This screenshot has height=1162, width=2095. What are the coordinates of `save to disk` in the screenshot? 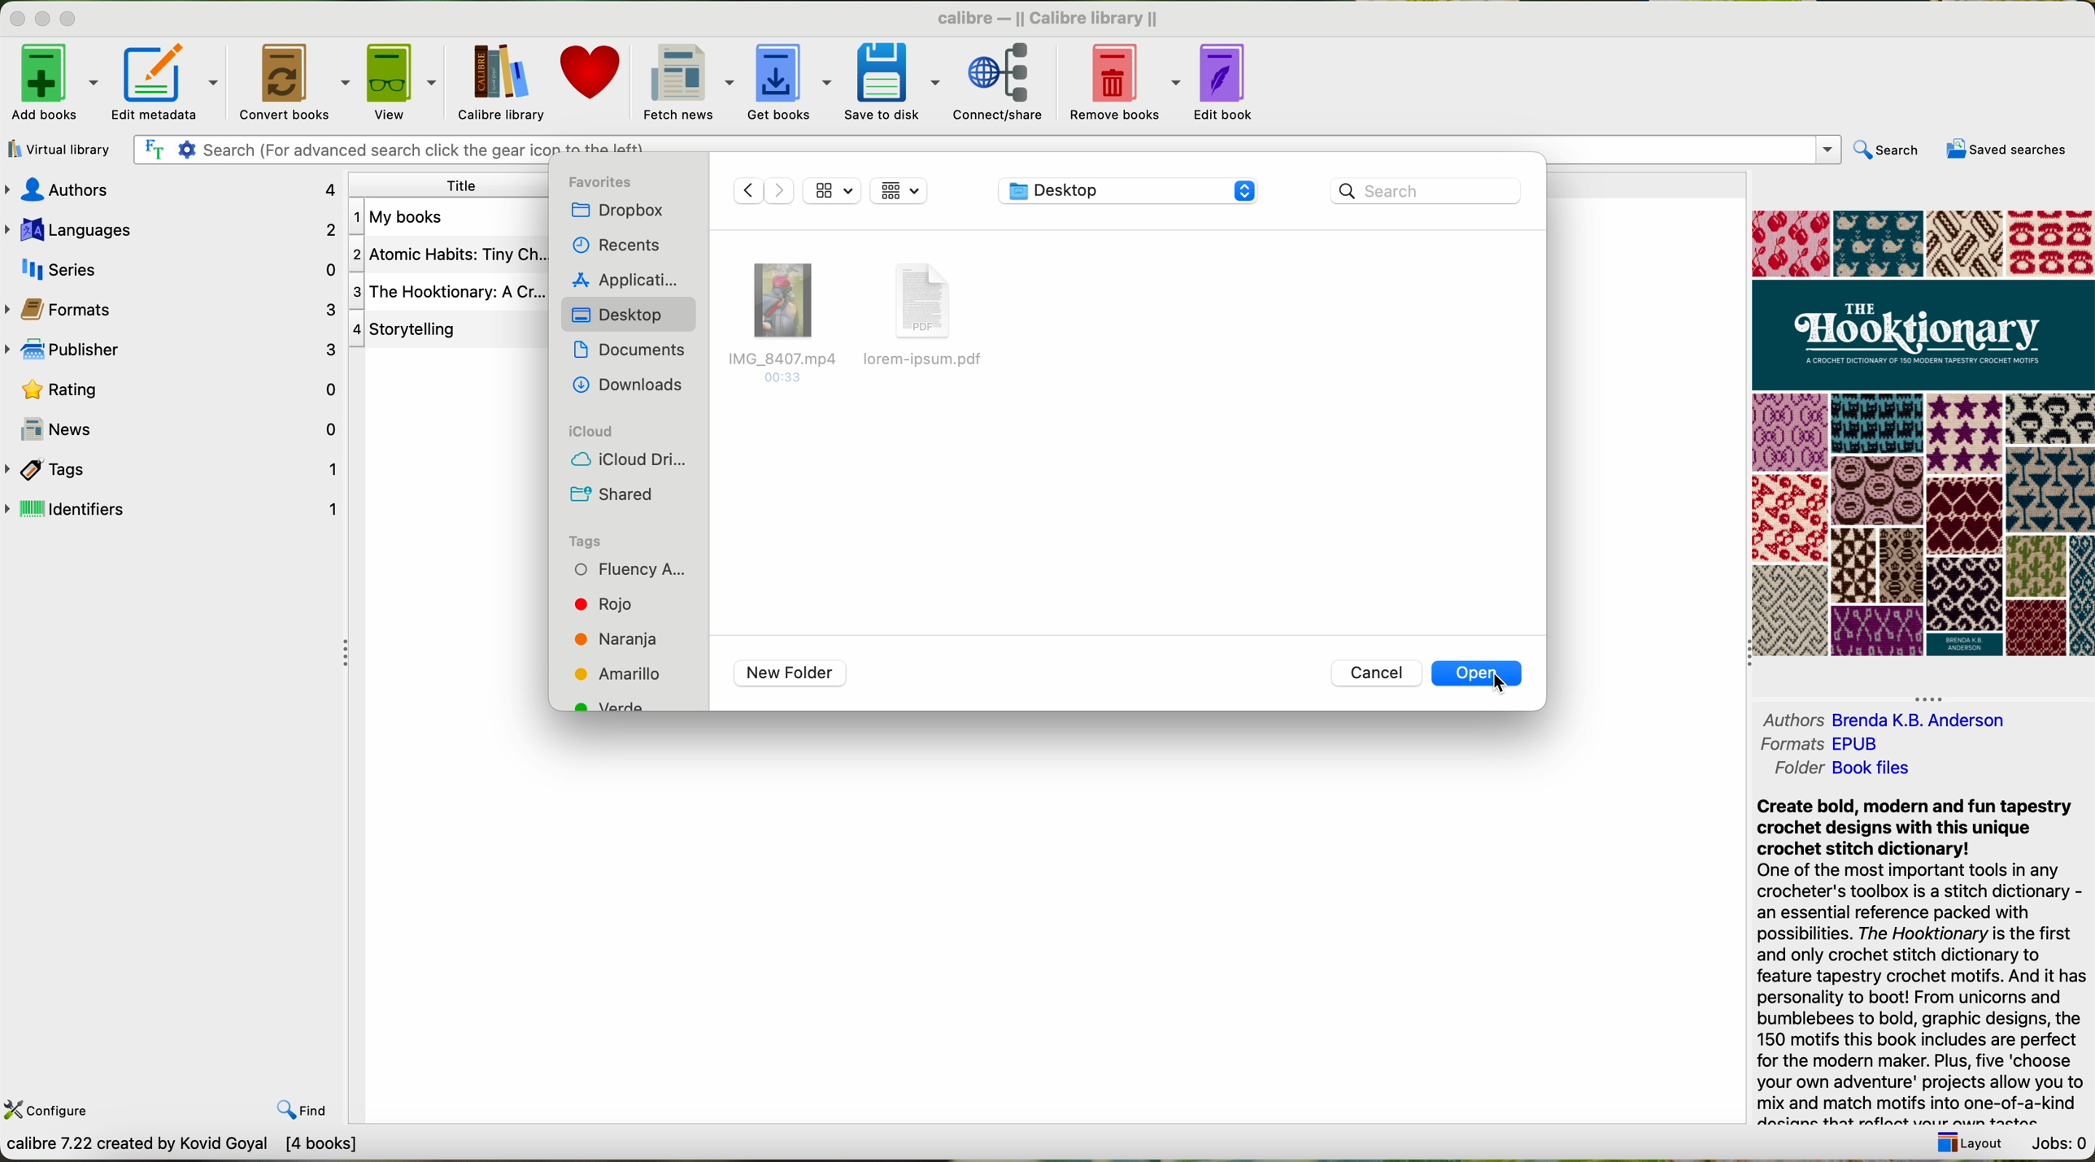 It's located at (891, 81).